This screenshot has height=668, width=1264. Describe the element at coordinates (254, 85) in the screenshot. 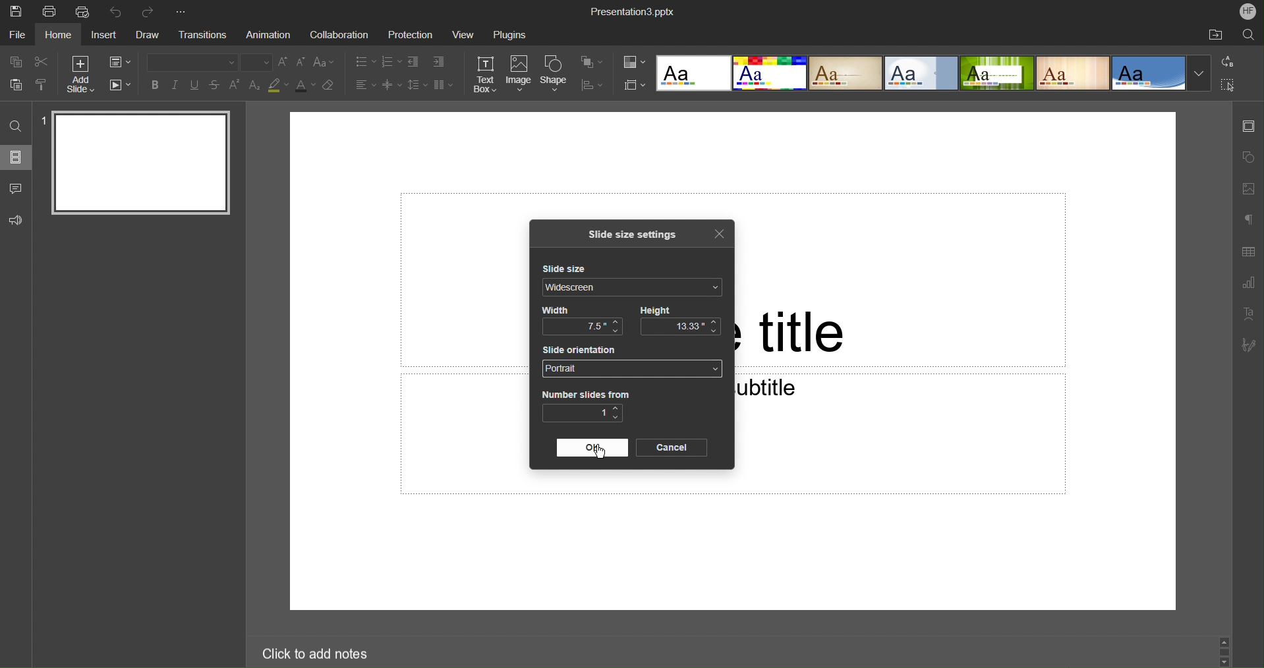

I see `Subscript` at that location.